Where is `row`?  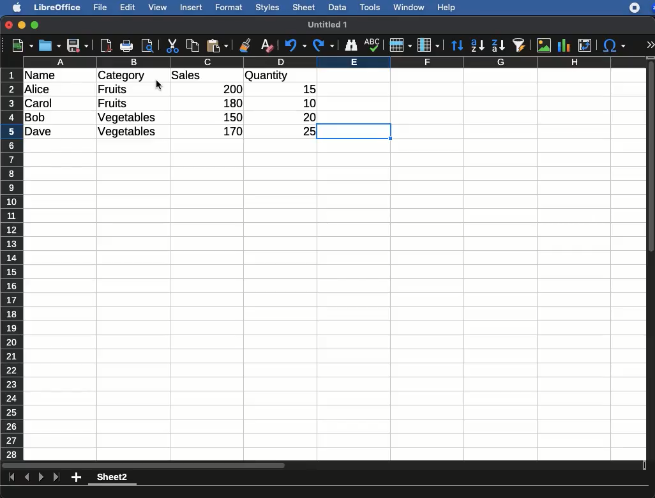 row is located at coordinates (13, 264).